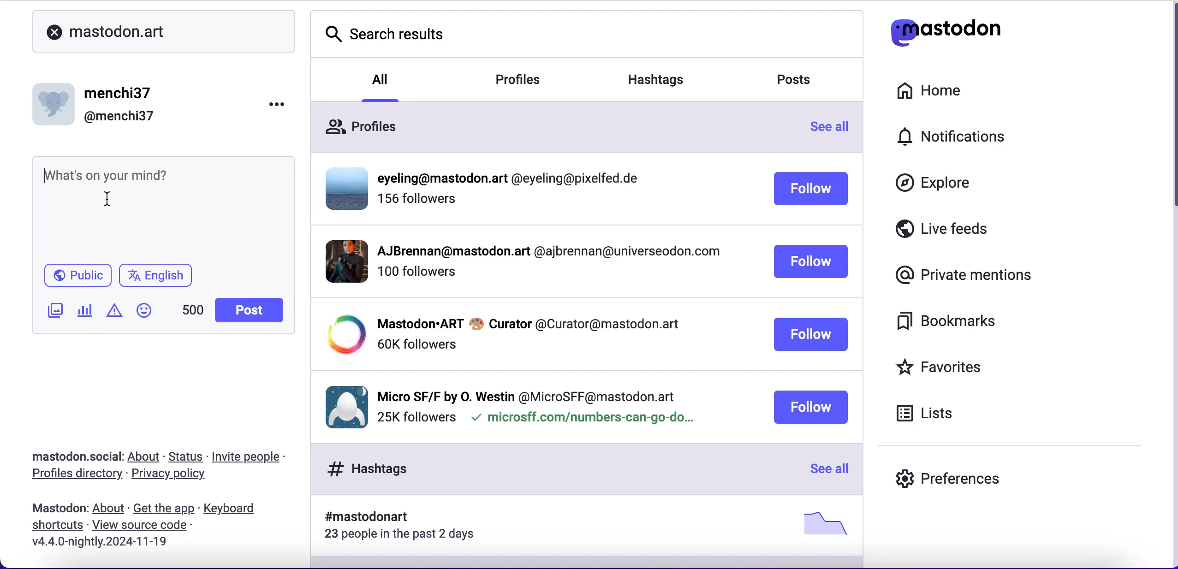 This screenshot has width=1178, height=569. What do you see at coordinates (974, 229) in the screenshot?
I see `live feeds` at bounding box center [974, 229].